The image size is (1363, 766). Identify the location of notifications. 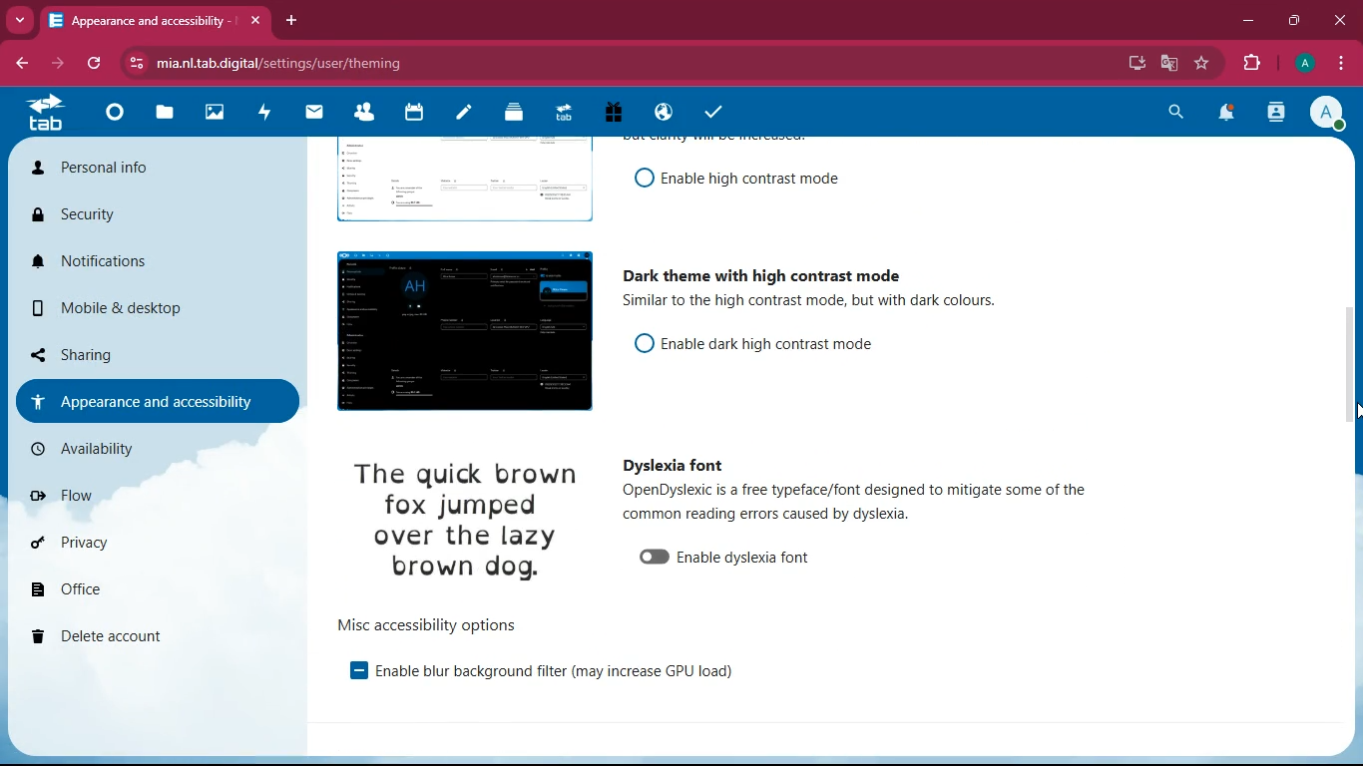
(140, 266).